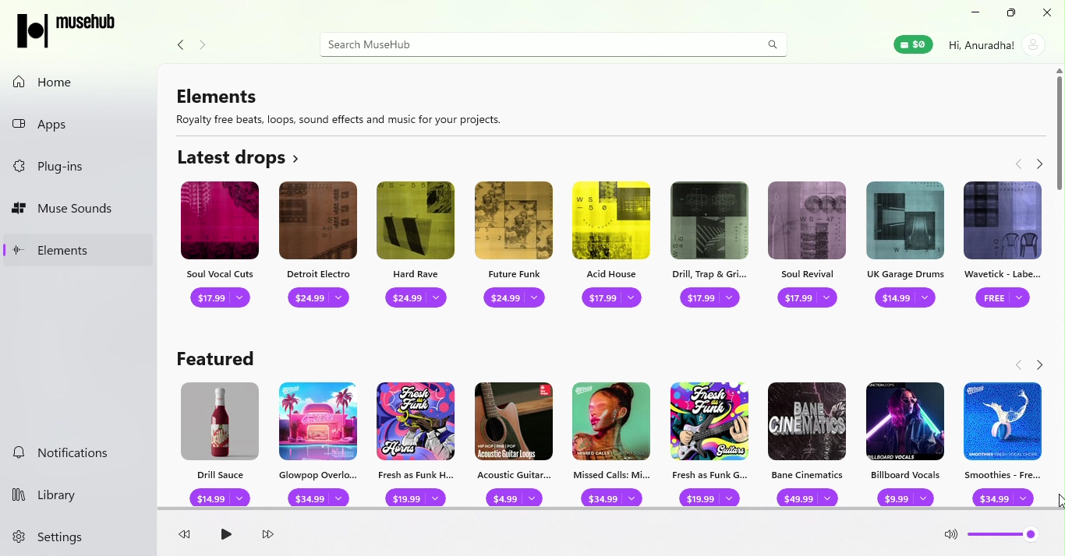 This screenshot has height=556, width=1065. Describe the element at coordinates (996, 44) in the screenshot. I see `Account` at that location.